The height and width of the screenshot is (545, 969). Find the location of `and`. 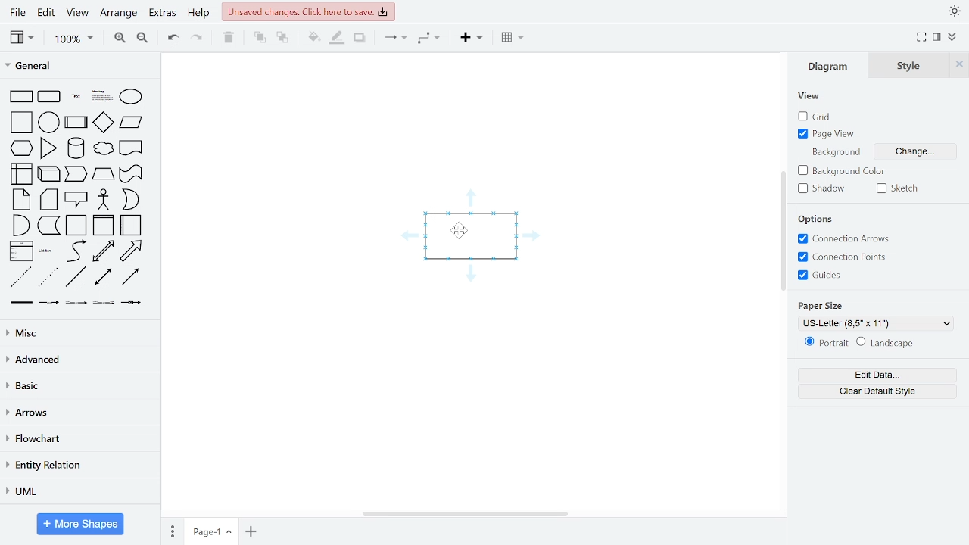

and is located at coordinates (20, 226).